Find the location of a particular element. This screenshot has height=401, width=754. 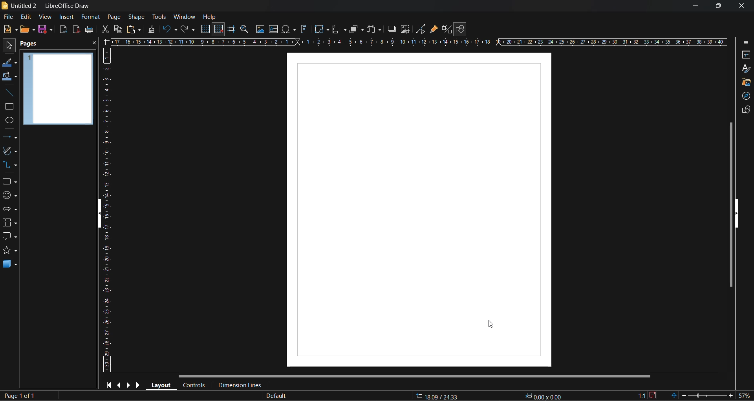

previous is located at coordinates (120, 385).